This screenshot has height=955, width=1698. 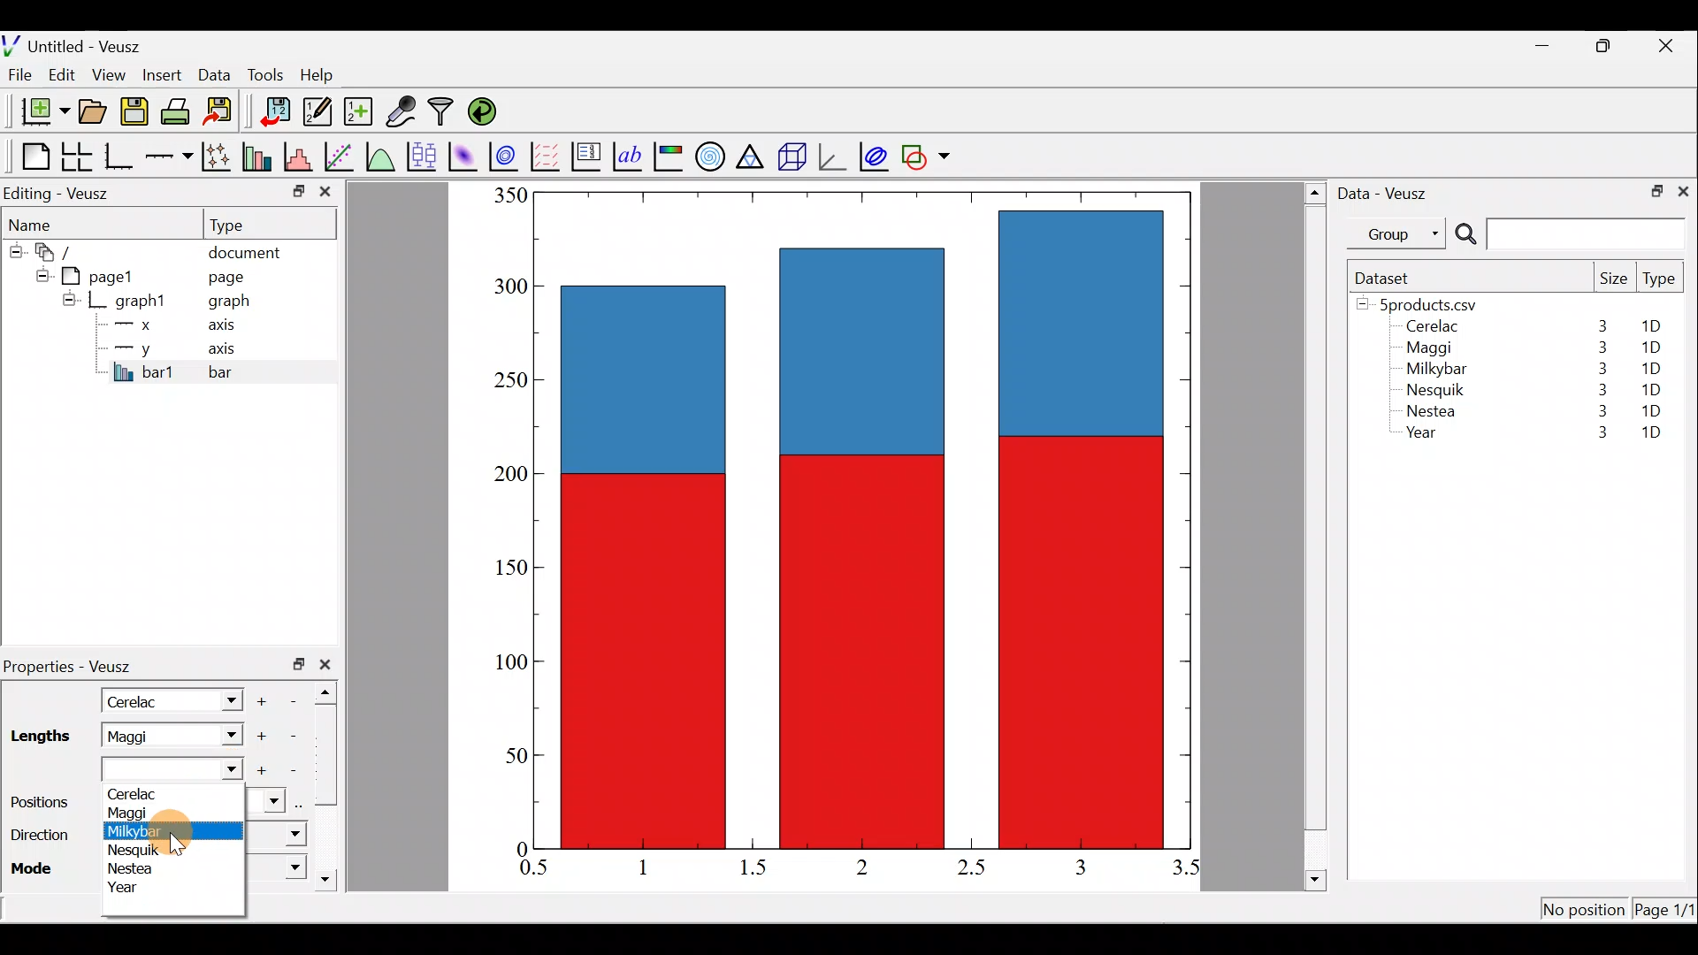 I want to click on Arrange graphs in a grid, so click(x=76, y=157).